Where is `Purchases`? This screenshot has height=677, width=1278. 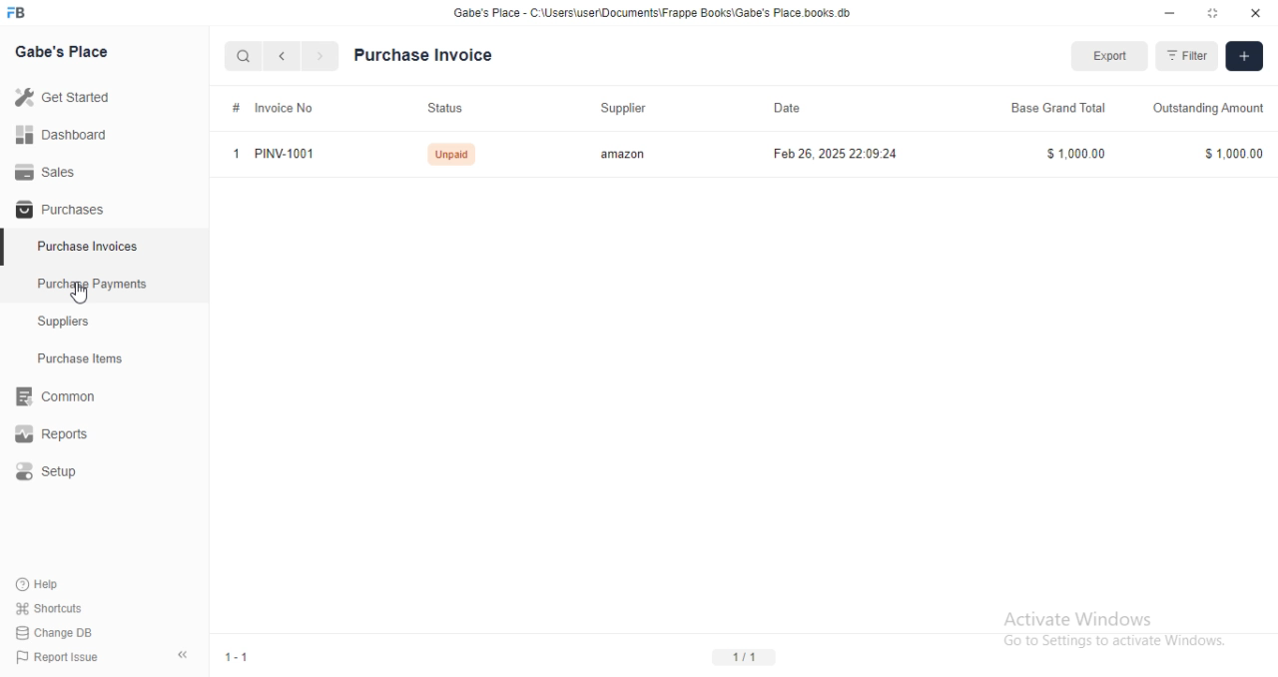
Purchases is located at coordinates (57, 211).